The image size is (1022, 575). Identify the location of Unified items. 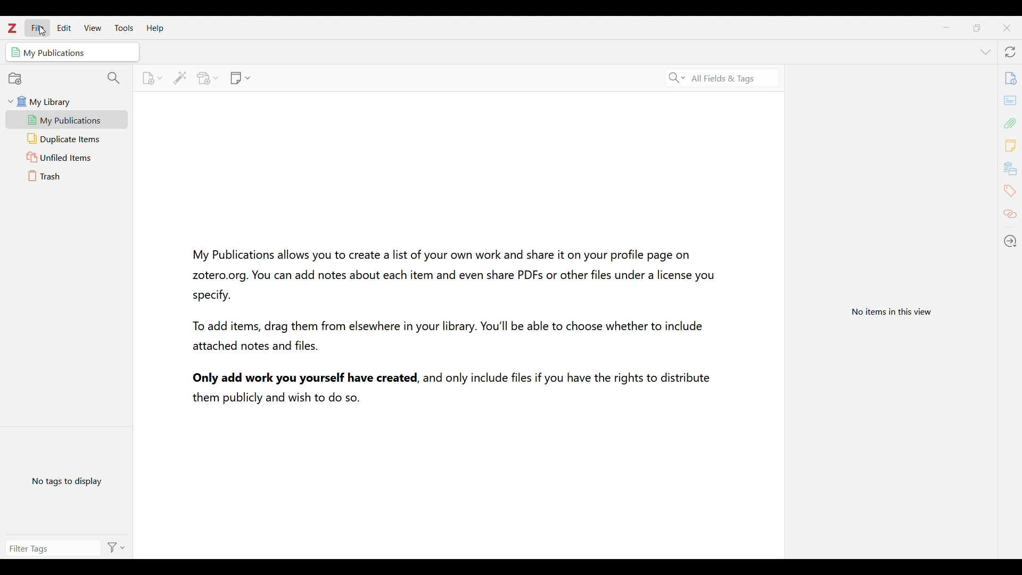
(67, 157).